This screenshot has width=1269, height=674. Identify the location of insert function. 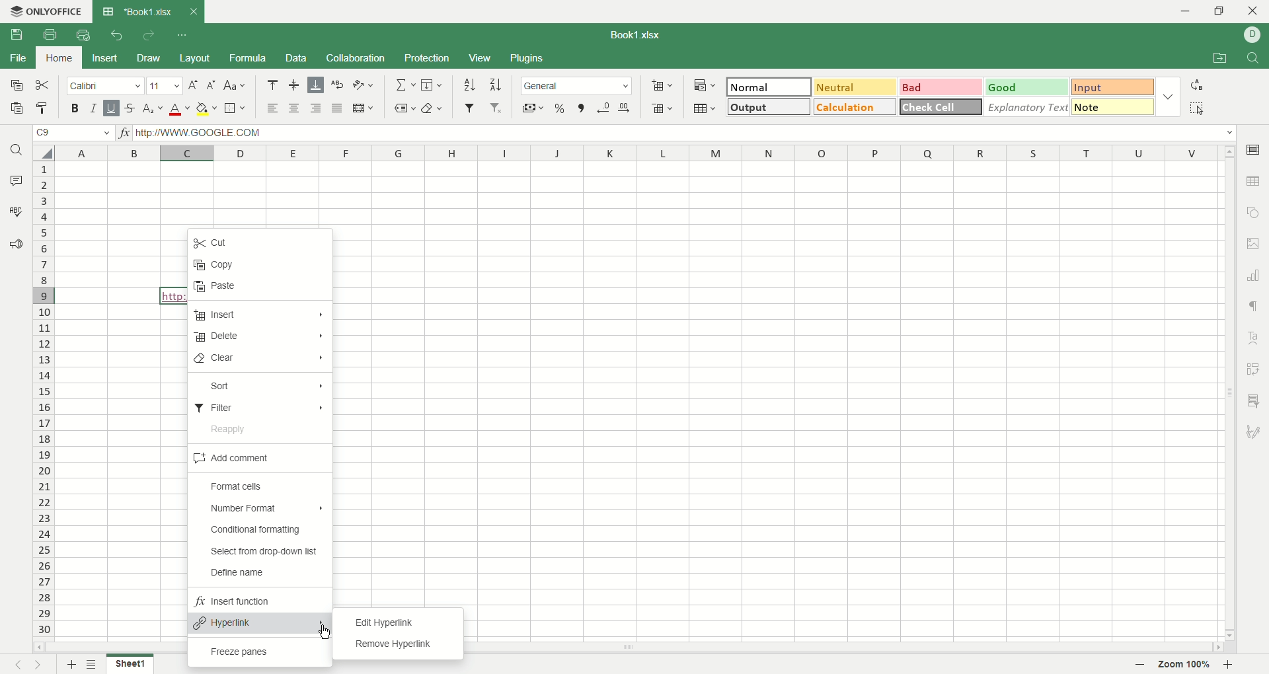
(125, 133).